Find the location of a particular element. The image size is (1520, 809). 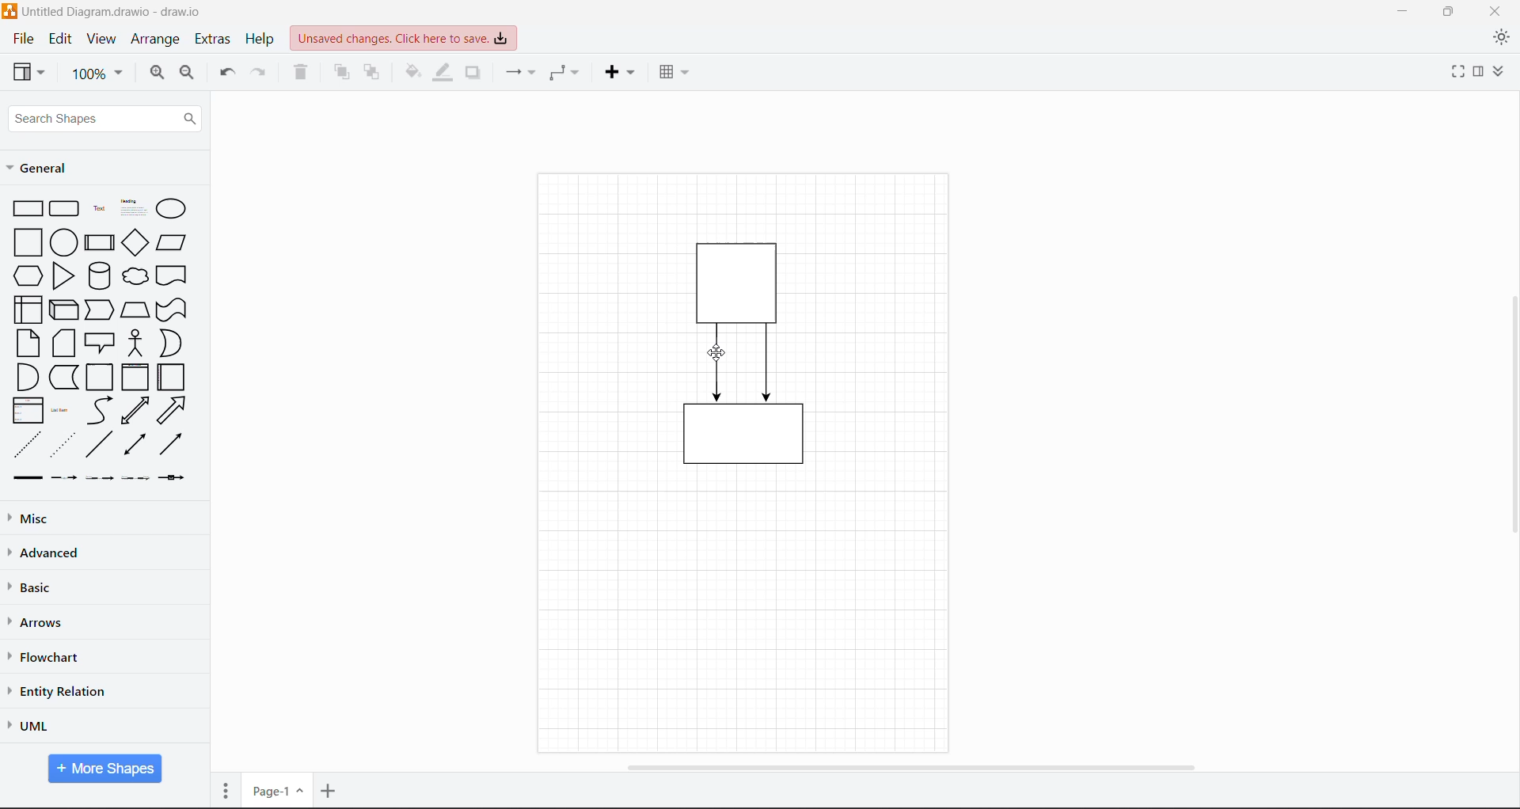

draw.io logo is located at coordinates (9, 10).